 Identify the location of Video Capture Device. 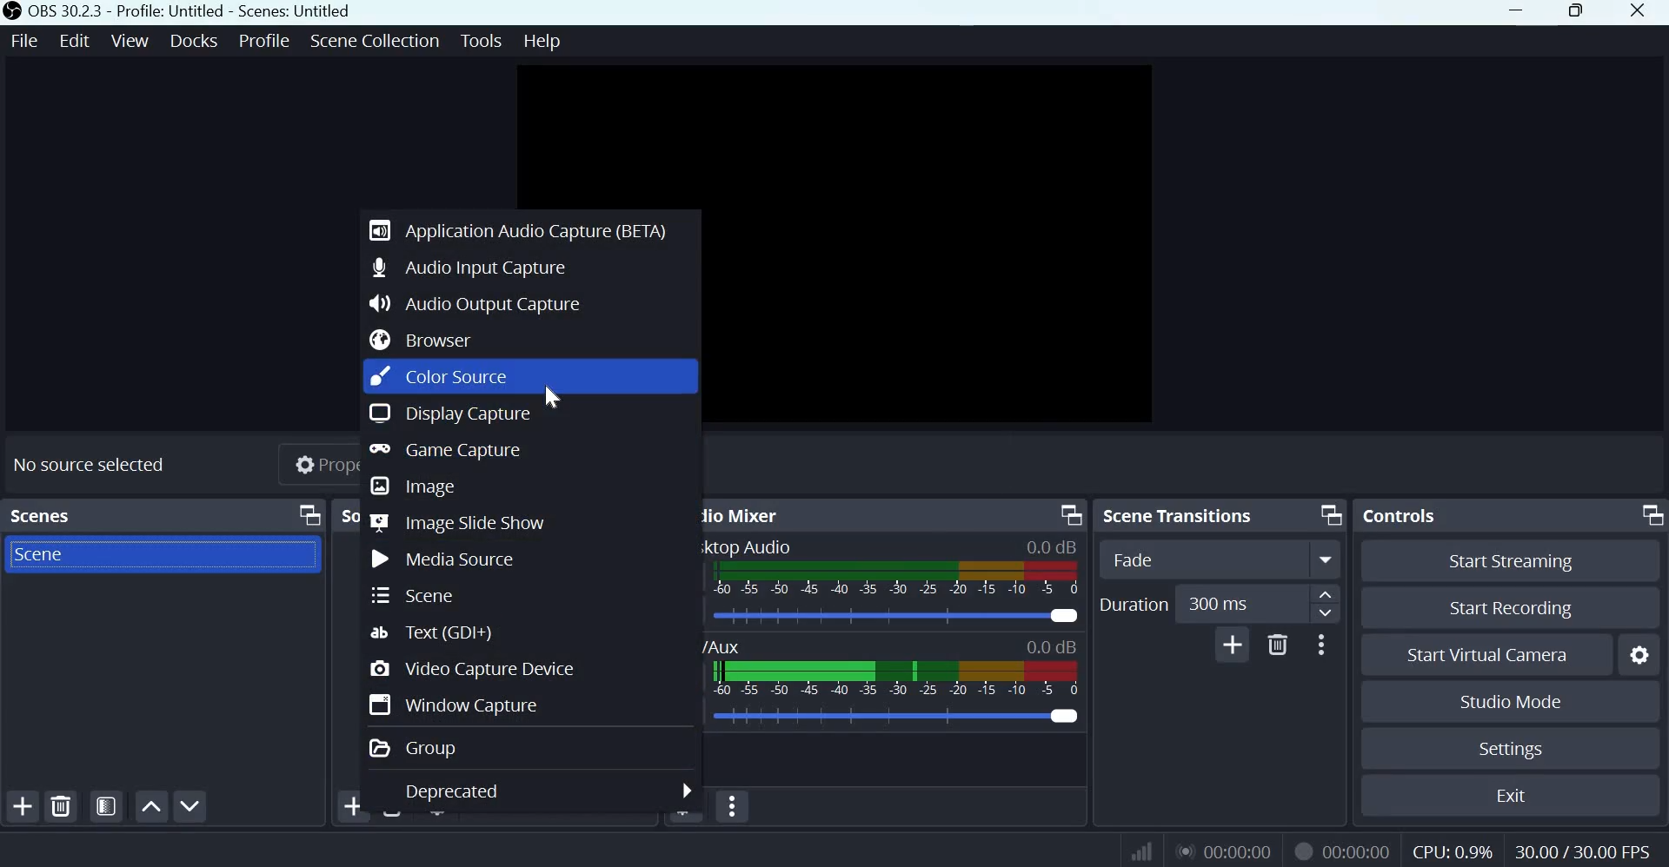
(474, 672).